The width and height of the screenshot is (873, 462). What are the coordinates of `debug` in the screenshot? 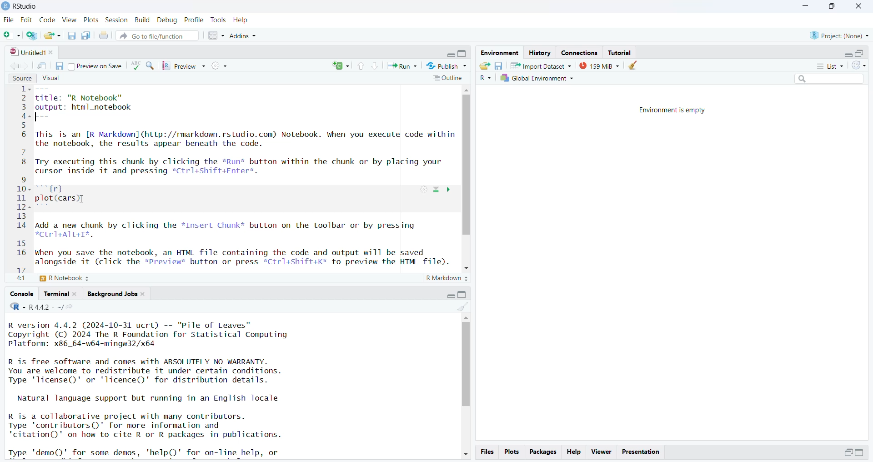 It's located at (168, 20).